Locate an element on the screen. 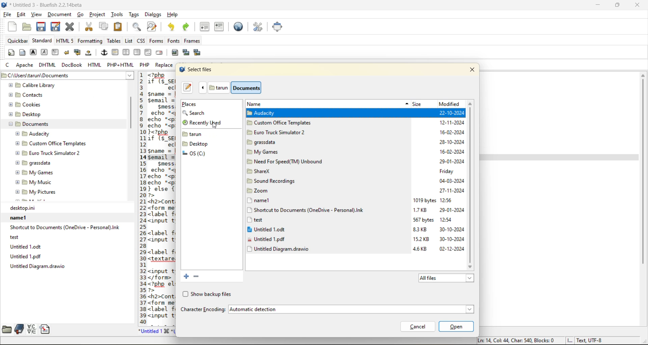 This screenshot has height=345, width=648. open is located at coordinates (25, 27).